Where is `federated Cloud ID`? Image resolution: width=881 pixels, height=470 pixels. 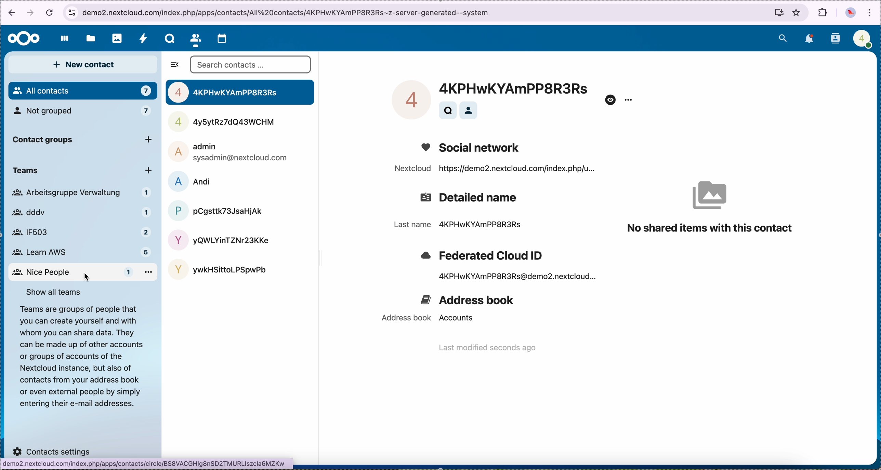 federated Cloud ID is located at coordinates (481, 254).